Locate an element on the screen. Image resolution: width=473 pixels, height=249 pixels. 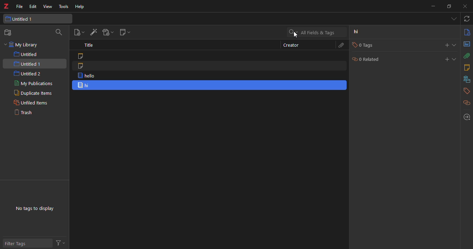
unfiled items is located at coordinates (31, 103).